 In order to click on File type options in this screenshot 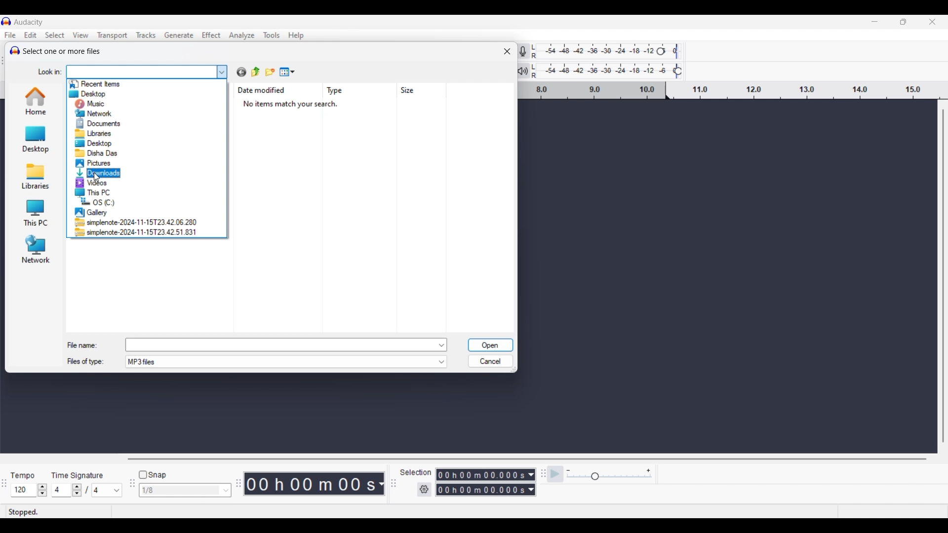, I will do `click(441, 362)`.